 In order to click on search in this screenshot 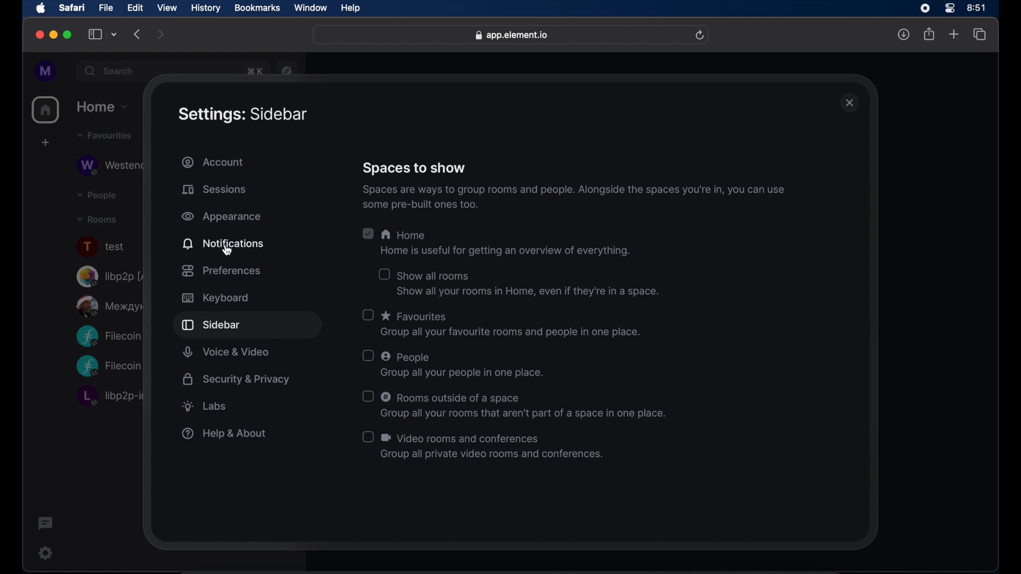, I will do `click(109, 72)`.